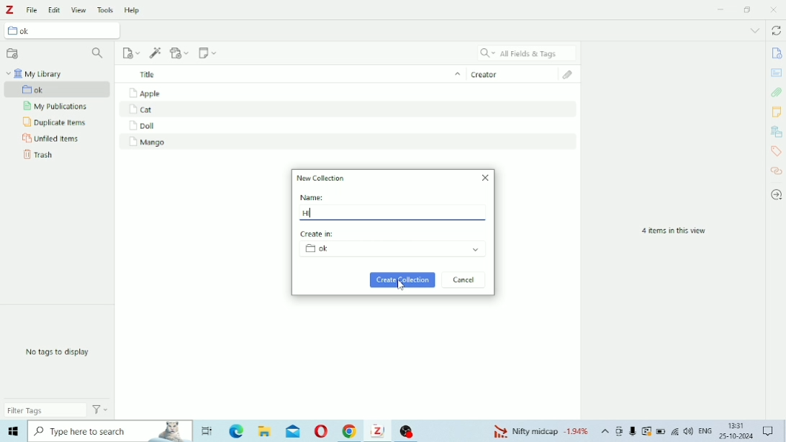 The height and width of the screenshot is (442, 786). Describe the element at coordinates (464, 280) in the screenshot. I see `Cancel` at that location.